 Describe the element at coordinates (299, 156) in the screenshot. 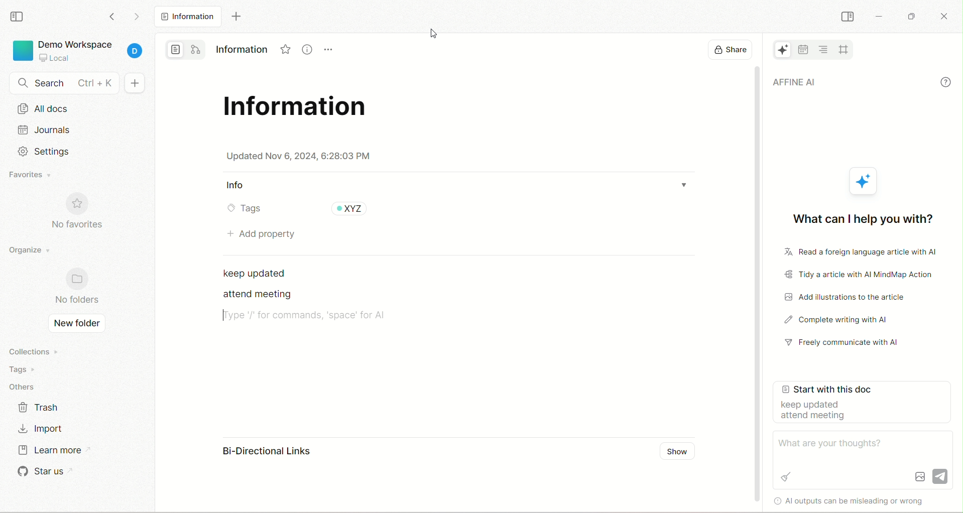

I see `date & time` at that location.